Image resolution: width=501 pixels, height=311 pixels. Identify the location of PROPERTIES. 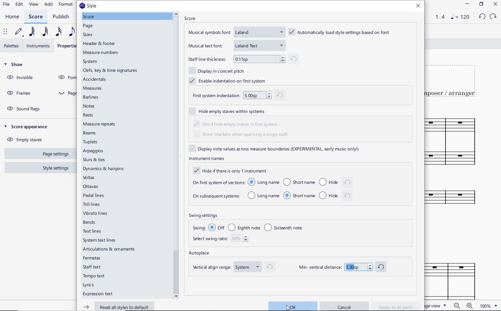
(67, 46).